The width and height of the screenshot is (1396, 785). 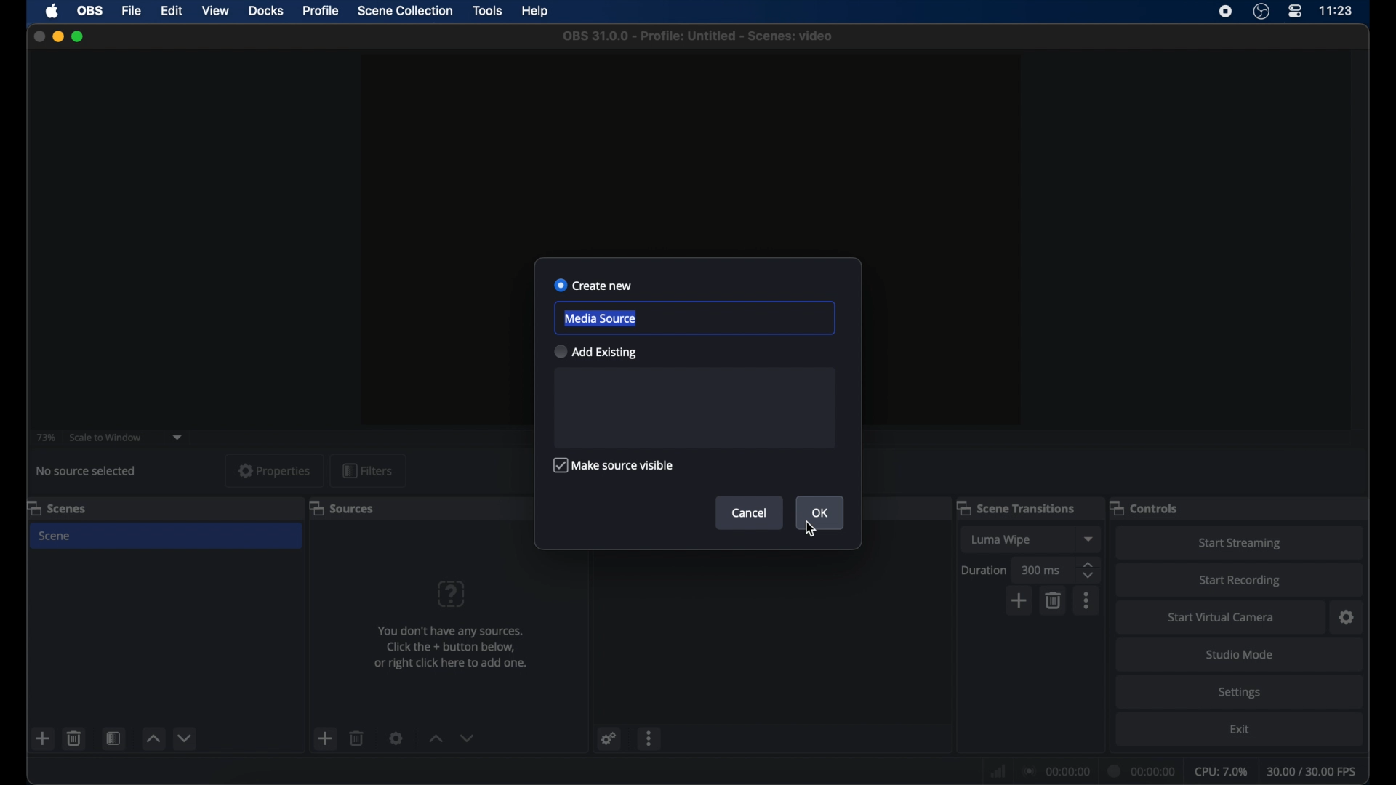 What do you see at coordinates (468, 738) in the screenshot?
I see `decrement` at bounding box center [468, 738].